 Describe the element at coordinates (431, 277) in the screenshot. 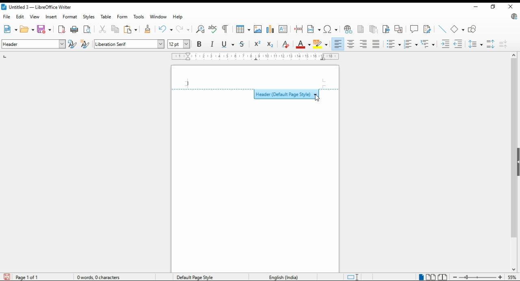

I see `multipage view` at that location.